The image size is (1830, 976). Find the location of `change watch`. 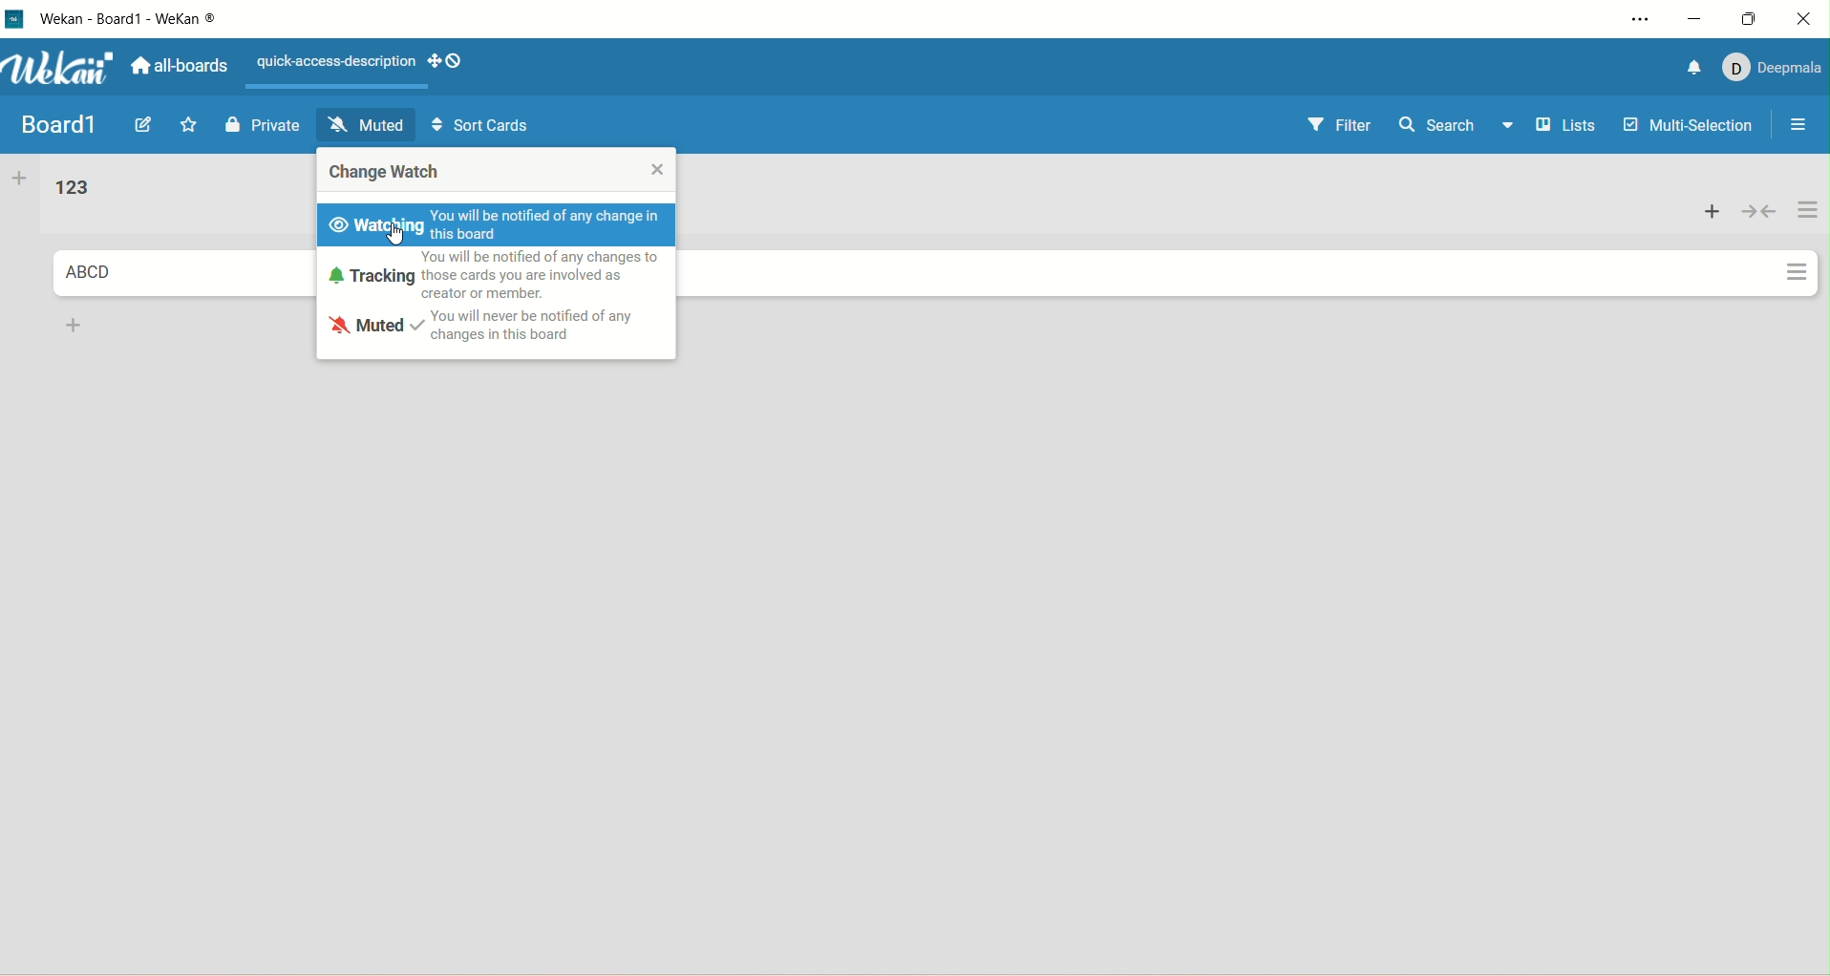

change watch is located at coordinates (387, 176).